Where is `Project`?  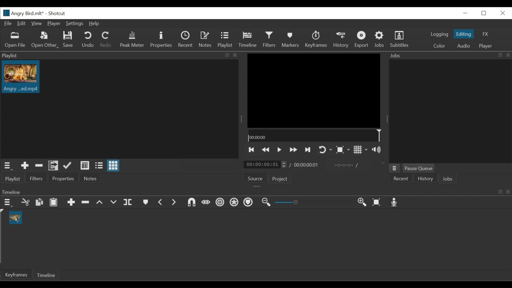
Project is located at coordinates (280, 179).